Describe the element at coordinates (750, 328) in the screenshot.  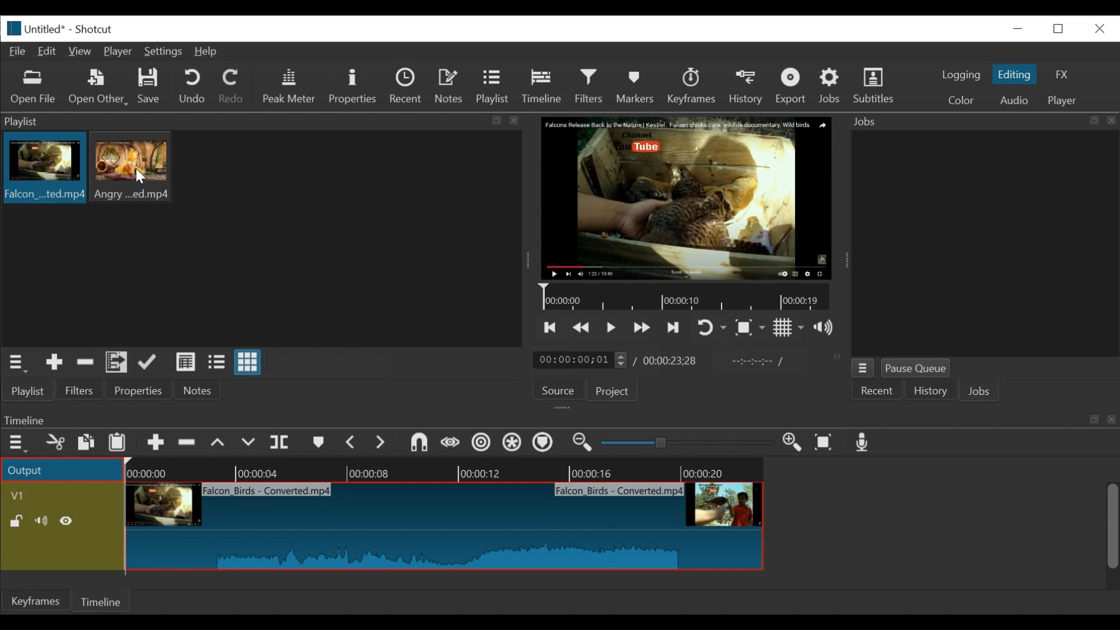
I see `Toggle zoom` at that location.